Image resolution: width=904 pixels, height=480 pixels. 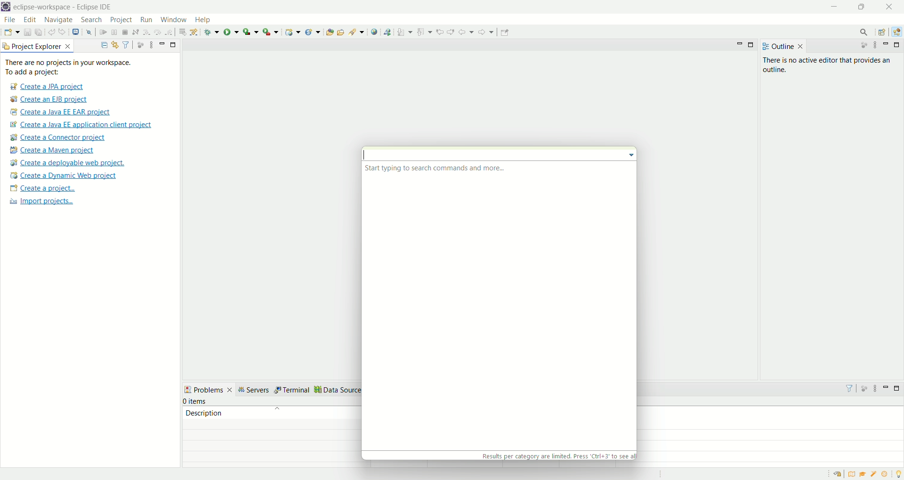 What do you see at coordinates (173, 19) in the screenshot?
I see `window` at bounding box center [173, 19].